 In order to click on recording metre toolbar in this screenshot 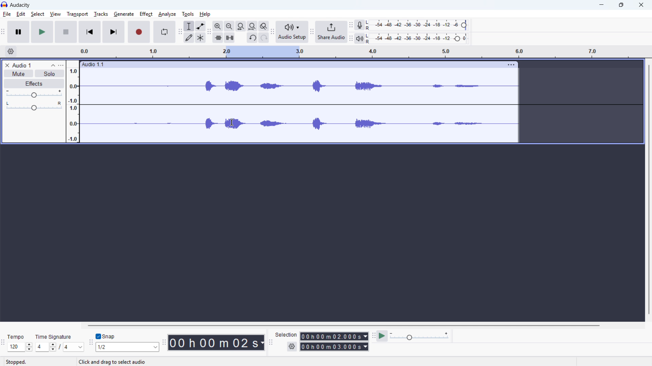, I will do `click(351, 25)`.